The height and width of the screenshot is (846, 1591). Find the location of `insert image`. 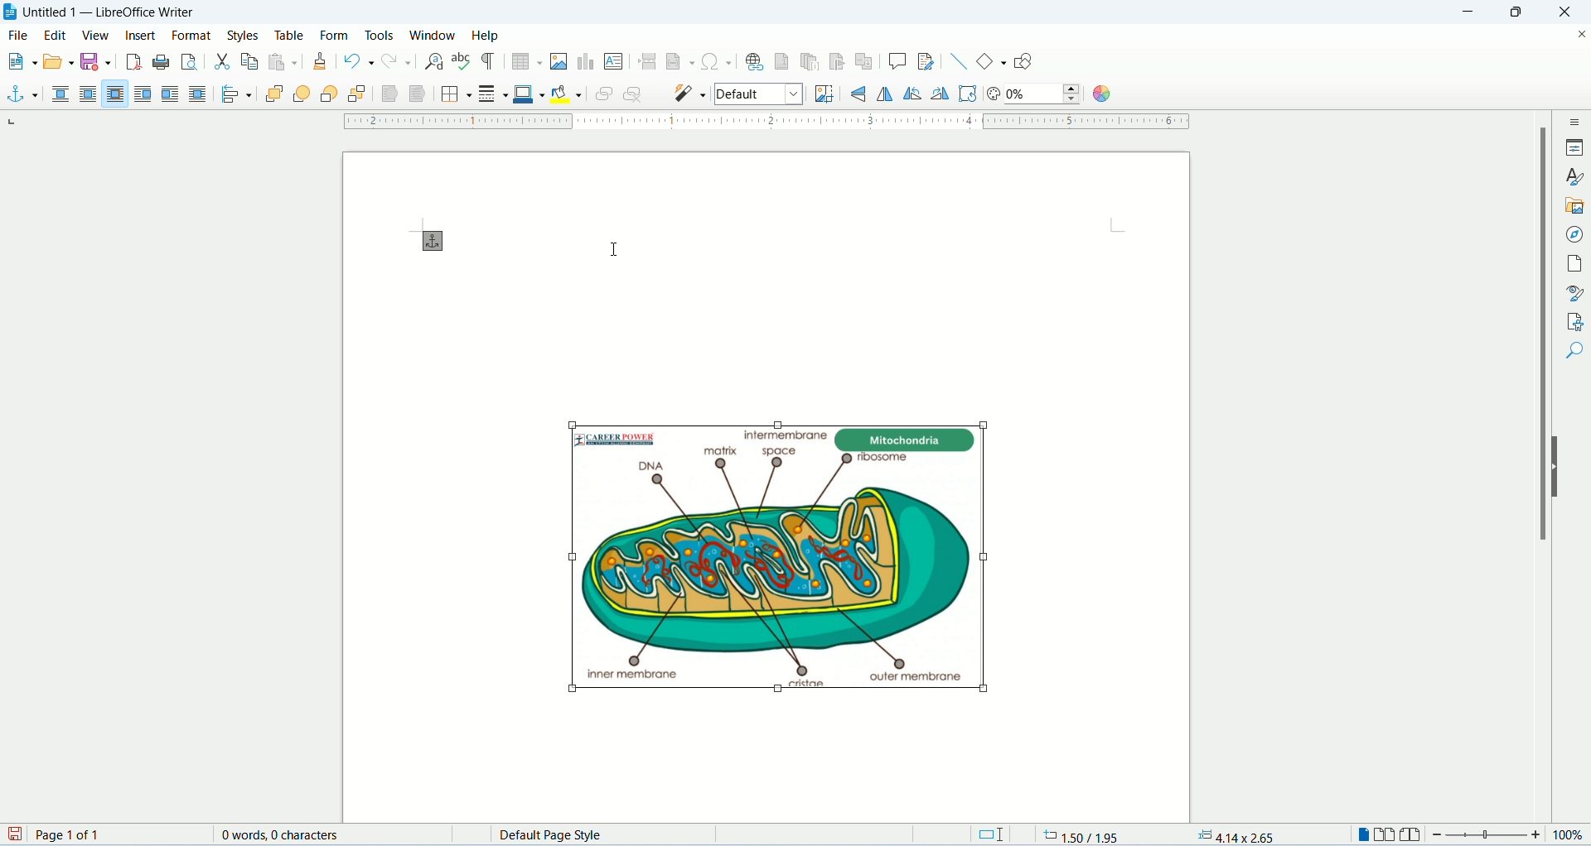

insert image is located at coordinates (559, 61).